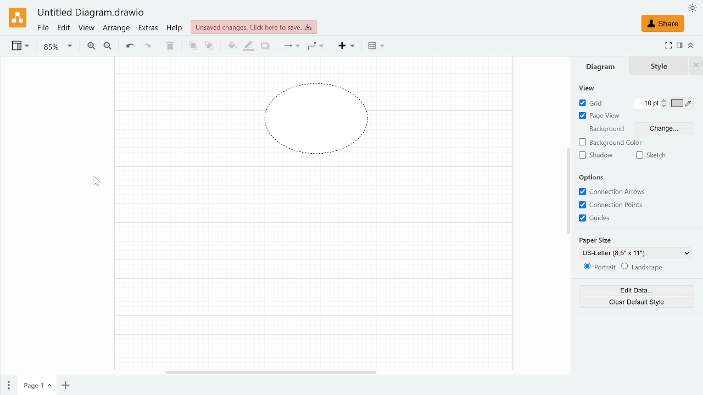 The height and width of the screenshot is (395, 703). I want to click on Pointer, so click(98, 182).